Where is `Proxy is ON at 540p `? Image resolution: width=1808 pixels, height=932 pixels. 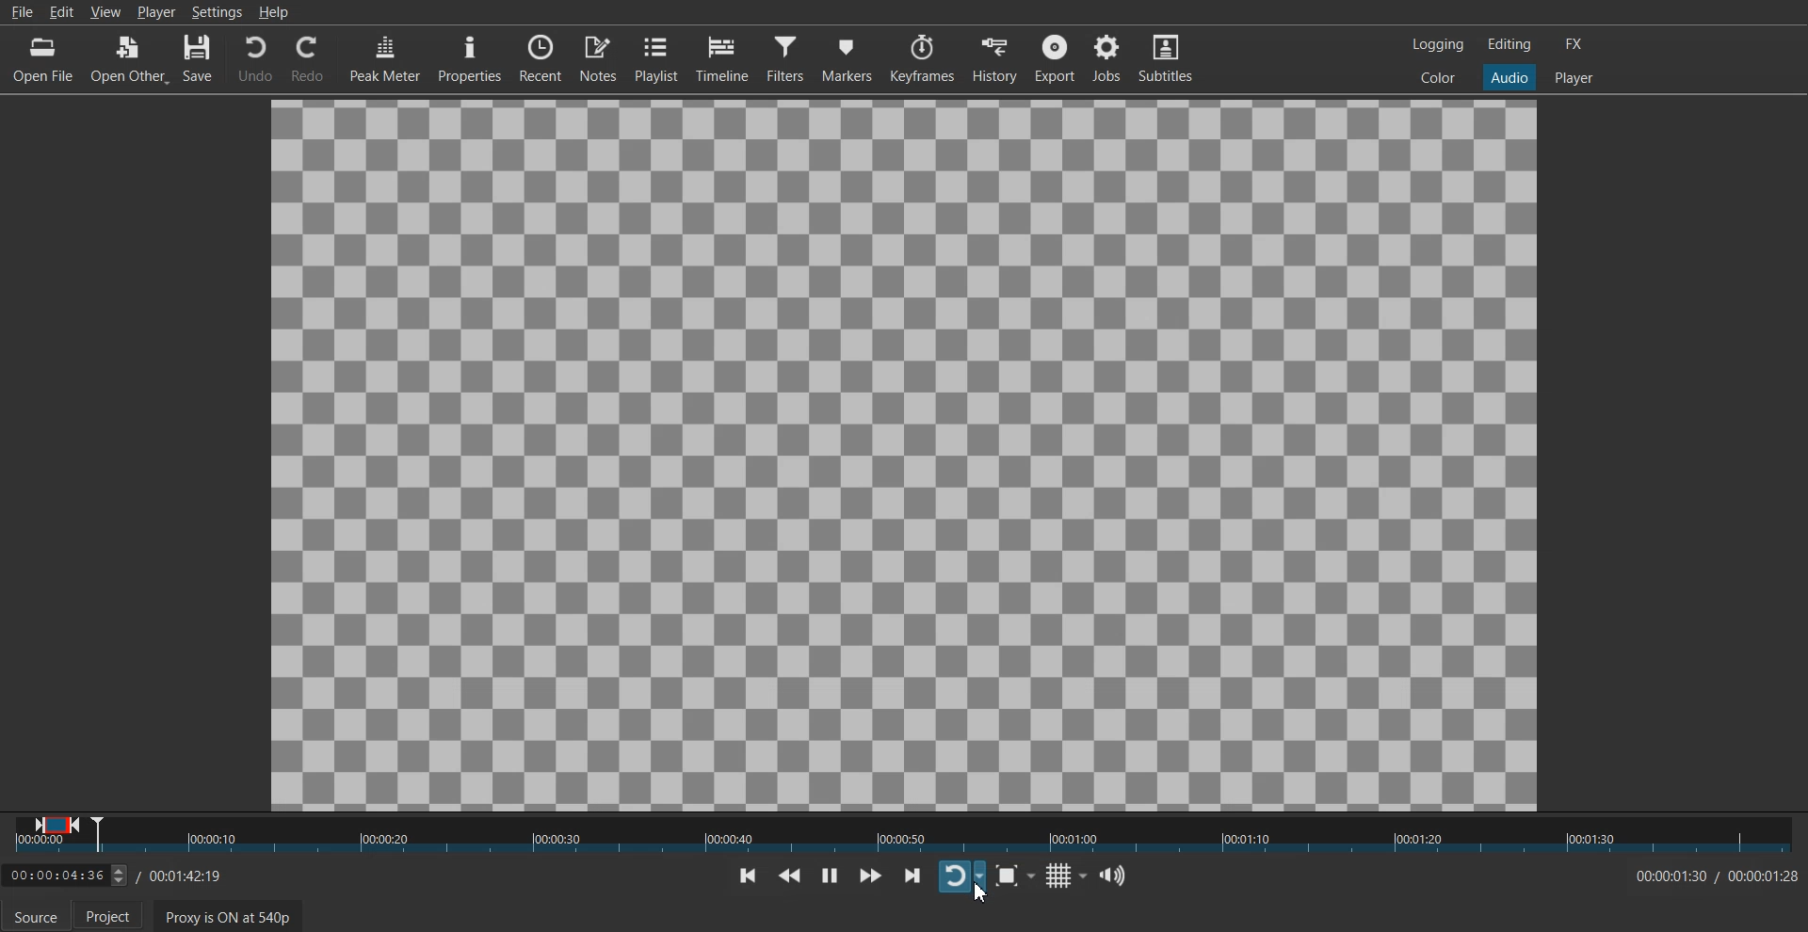 Proxy is ON at 540p  is located at coordinates (226, 915).